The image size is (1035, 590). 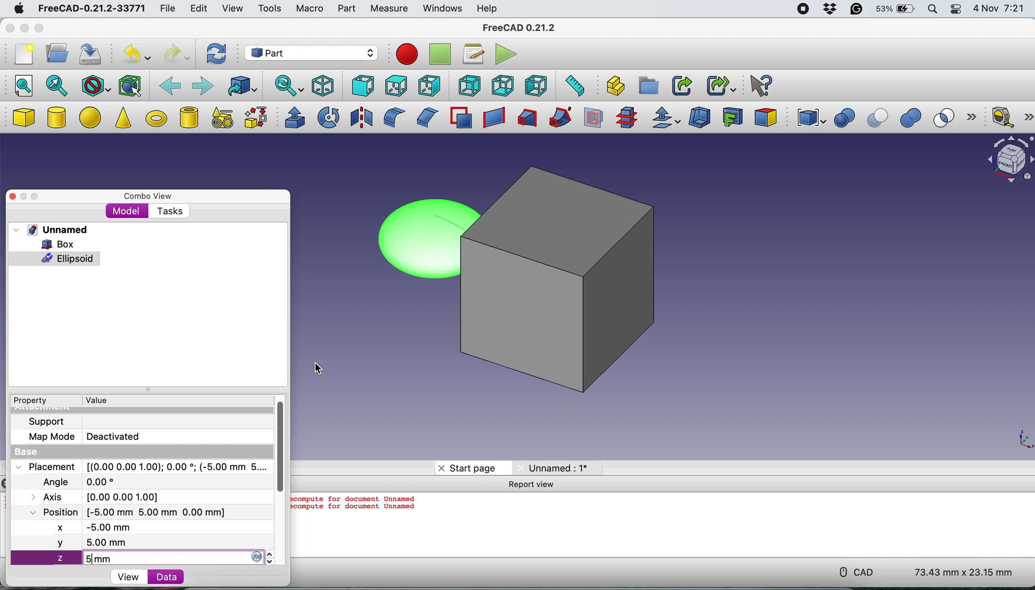 I want to click on tools, so click(x=272, y=11).